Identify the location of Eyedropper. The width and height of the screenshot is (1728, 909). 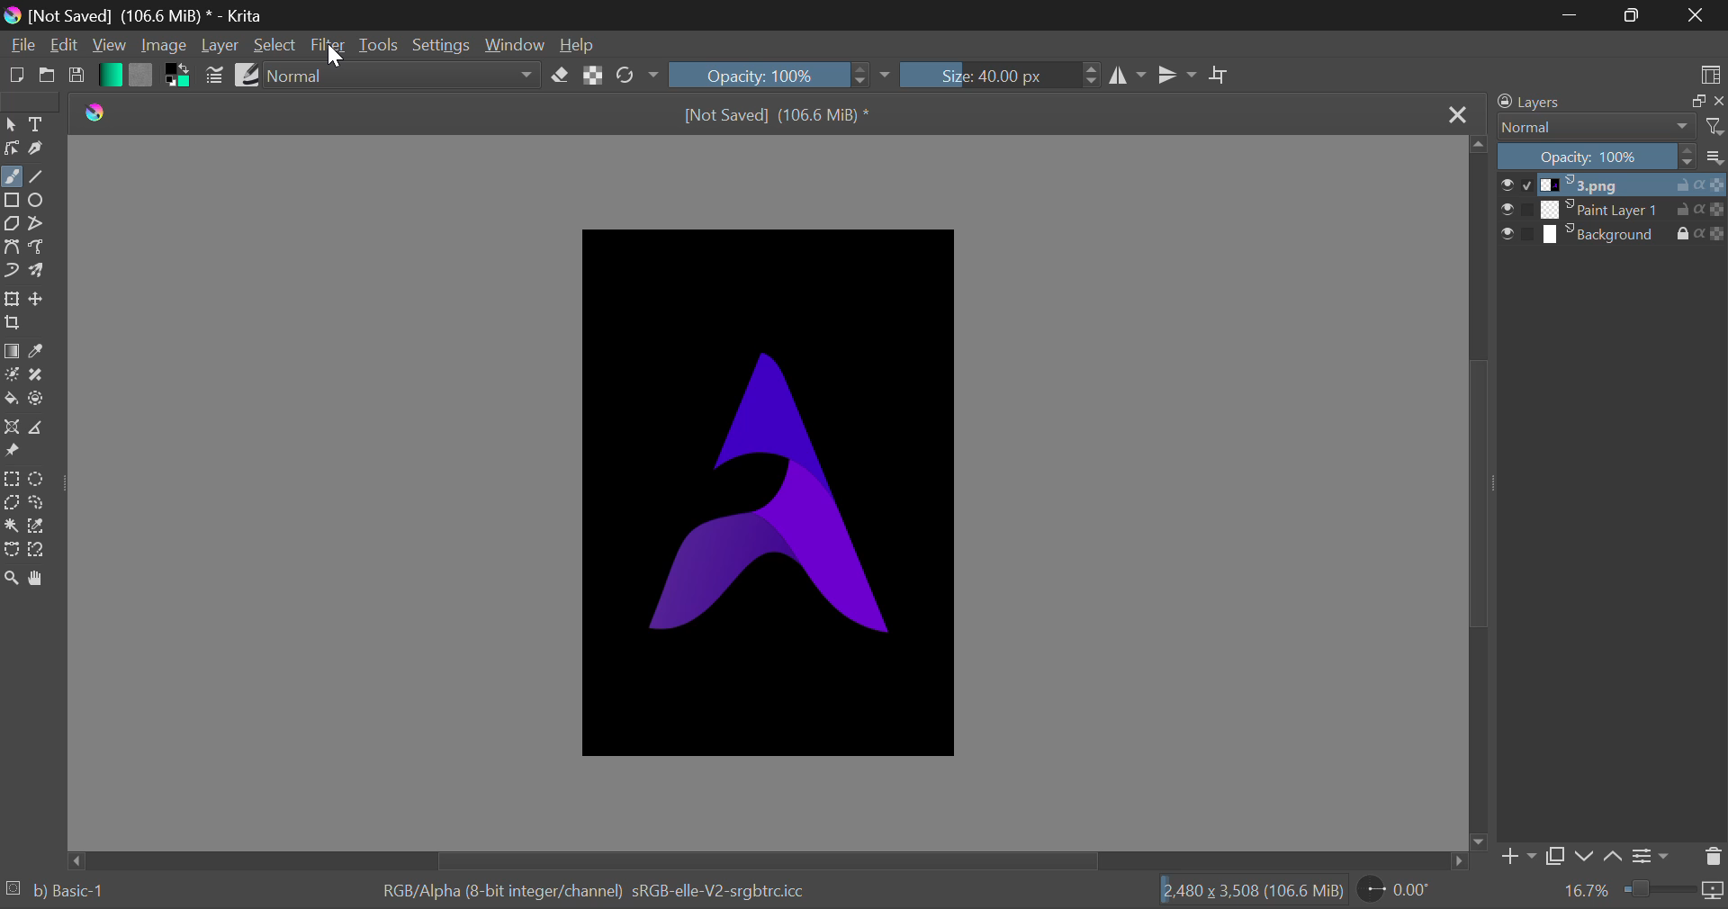
(41, 352).